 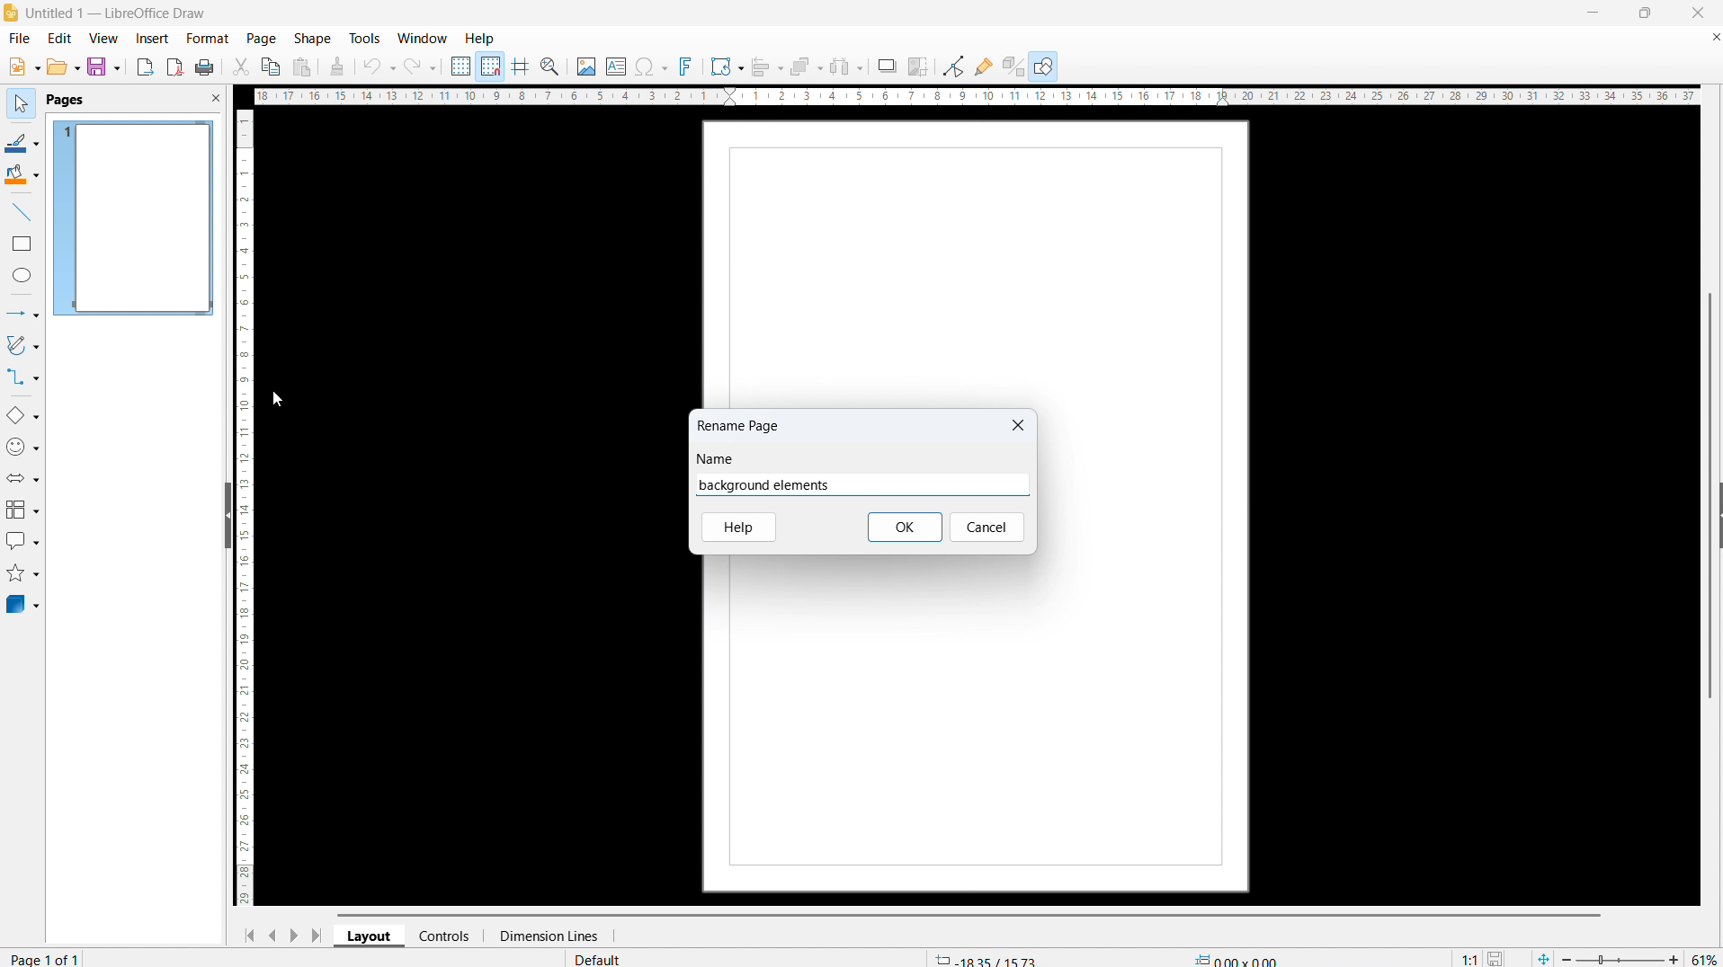 What do you see at coordinates (22, 244) in the screenshot?
I see `rectangle` at bounding box center [22, 244].